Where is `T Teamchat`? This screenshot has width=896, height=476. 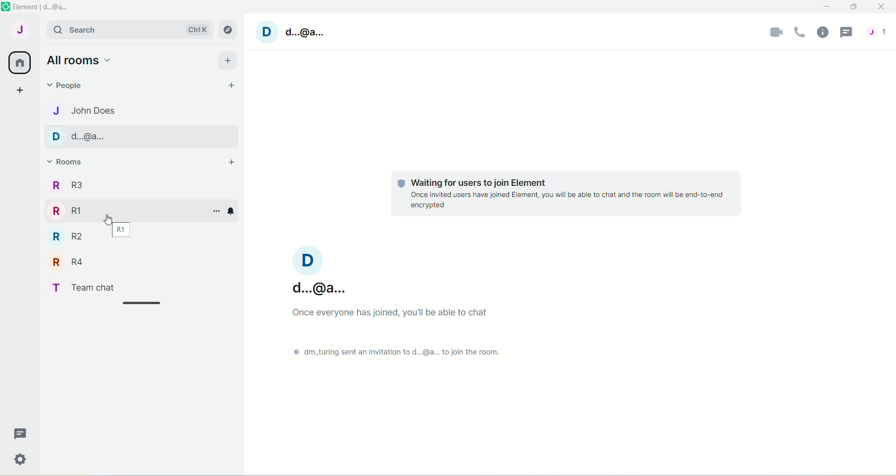
T Teamchat is located at coordinates (88, 286).